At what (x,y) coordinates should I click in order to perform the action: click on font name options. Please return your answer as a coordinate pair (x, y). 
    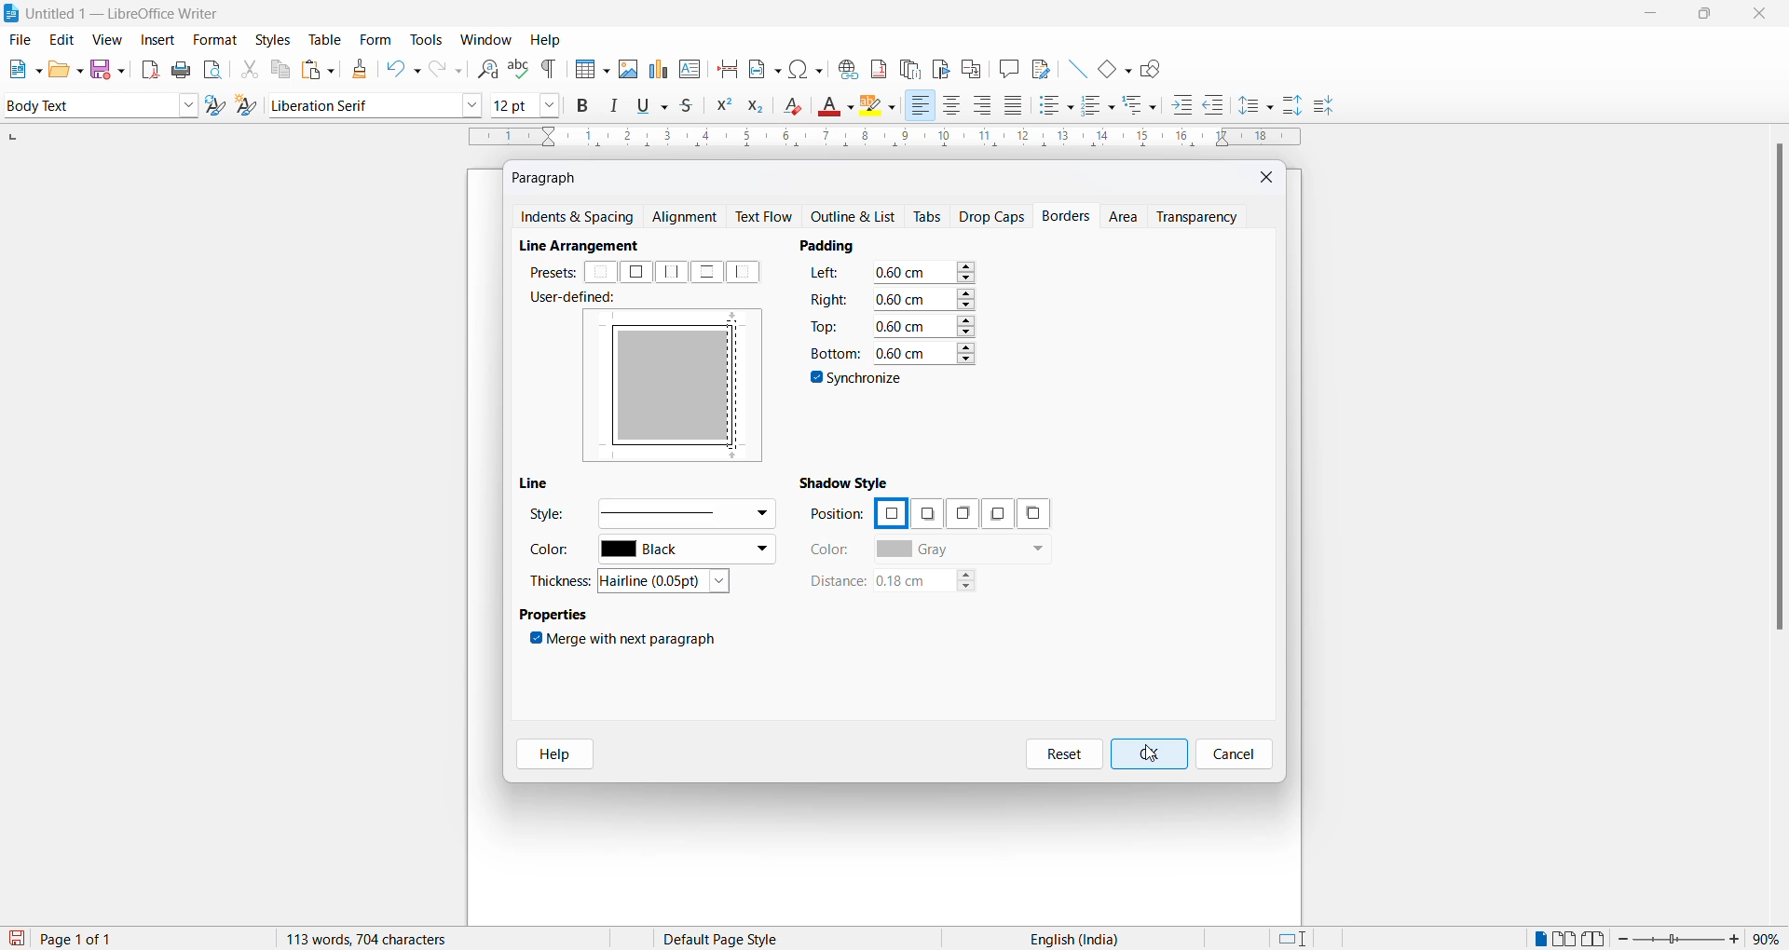
    Looking at the image, I should click on (472, 104).